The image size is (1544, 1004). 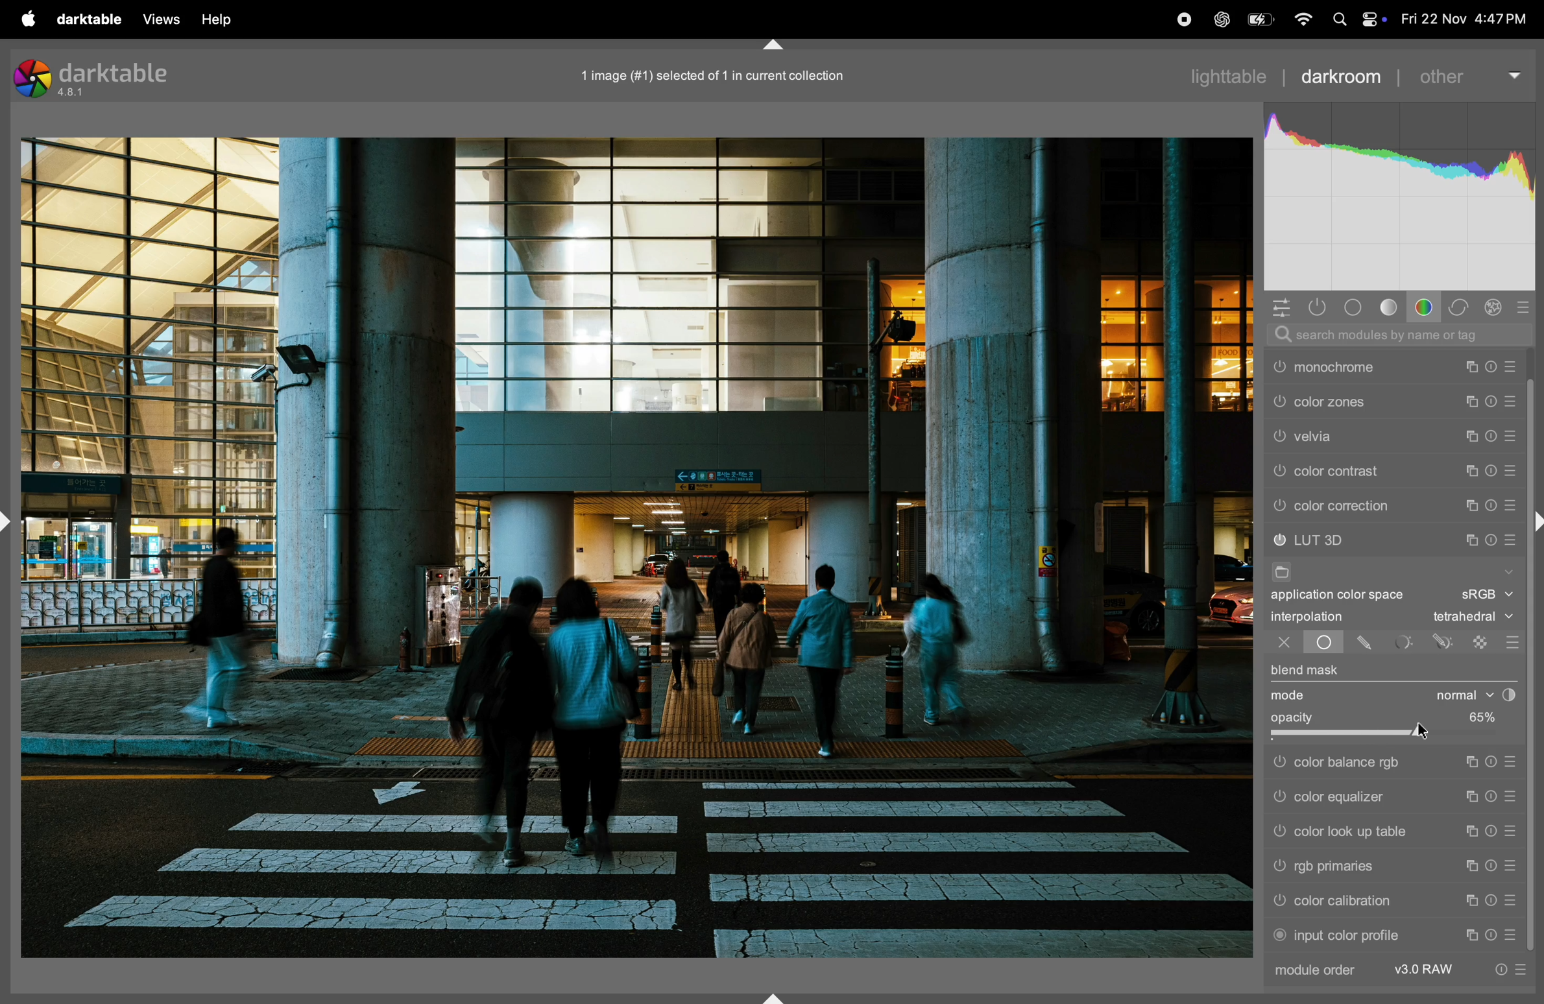 What do you see at coordinates (1403, 335) in the screenshot?
I see `search bar` at bounding box center [1403, 335].